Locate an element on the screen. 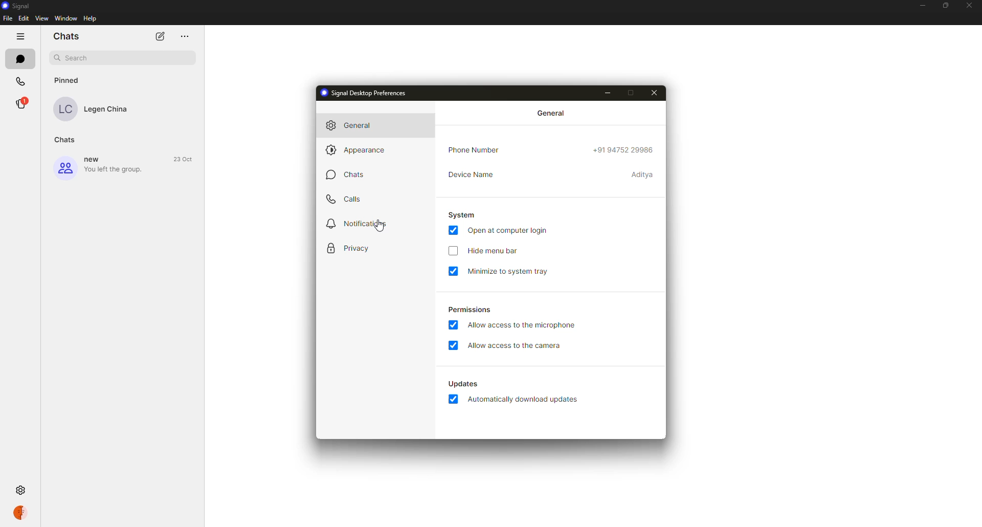 The width and height of the screenshot is (982, 527). phone number is located at coordinates (624, 150).